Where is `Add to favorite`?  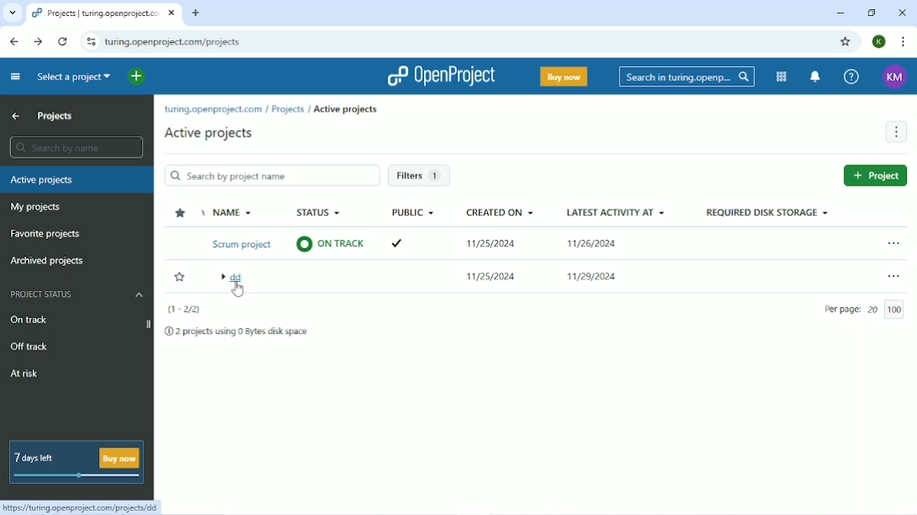 Add to favorite is located at coordinates (181, 278).